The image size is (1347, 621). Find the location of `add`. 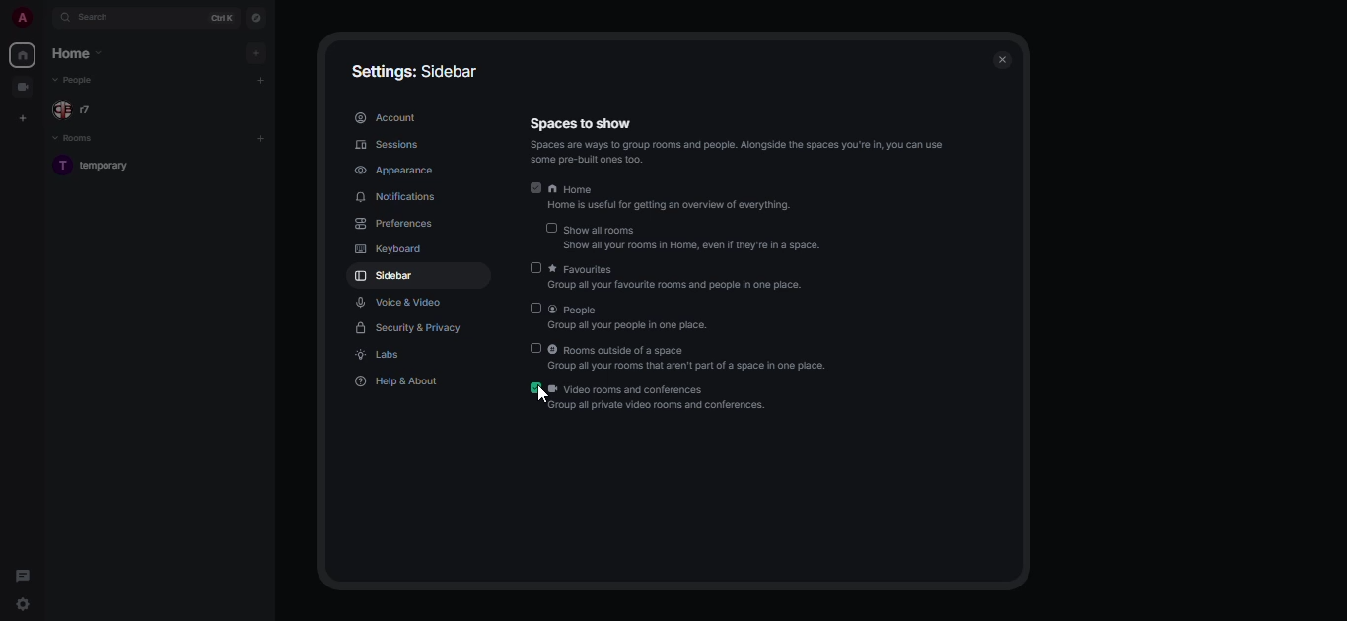

add is located at coordinates (259, 138).